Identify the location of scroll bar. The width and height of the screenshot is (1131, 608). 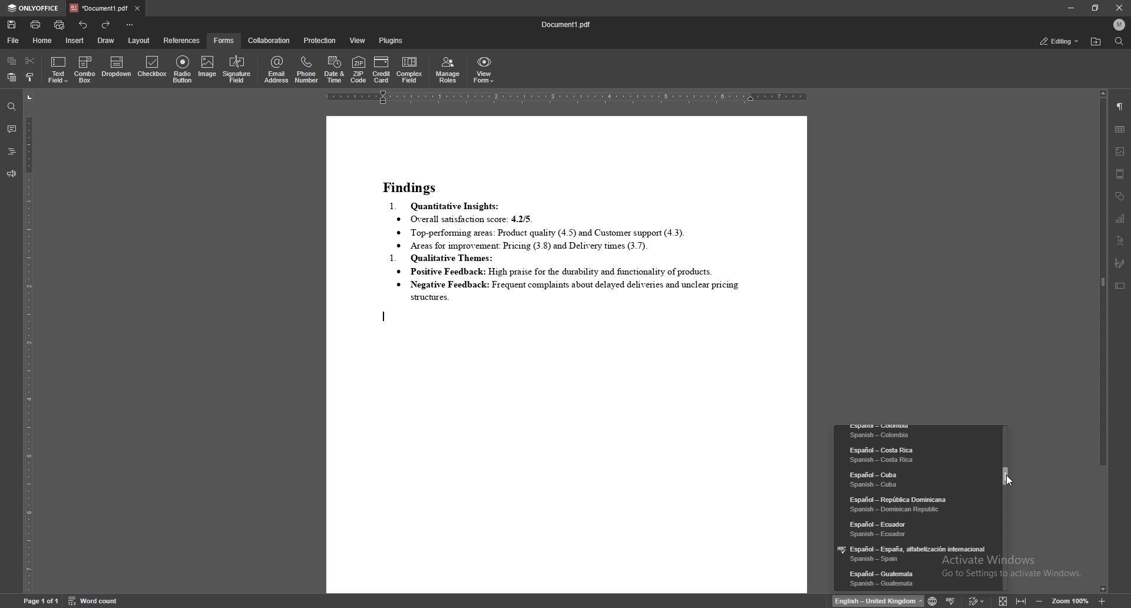
(1007, 507).